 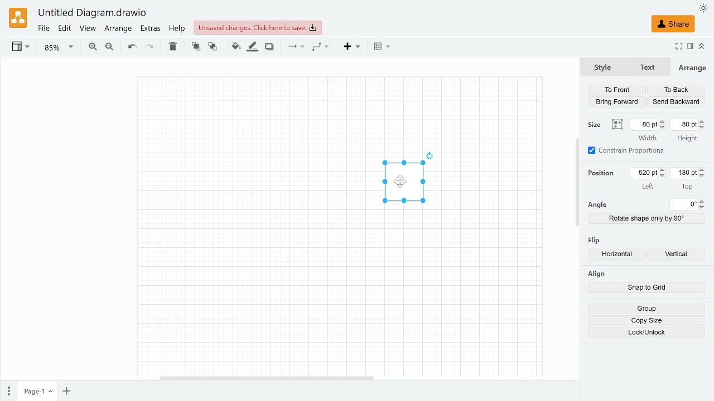 I want to click on Share, so click(x=673, y=24).